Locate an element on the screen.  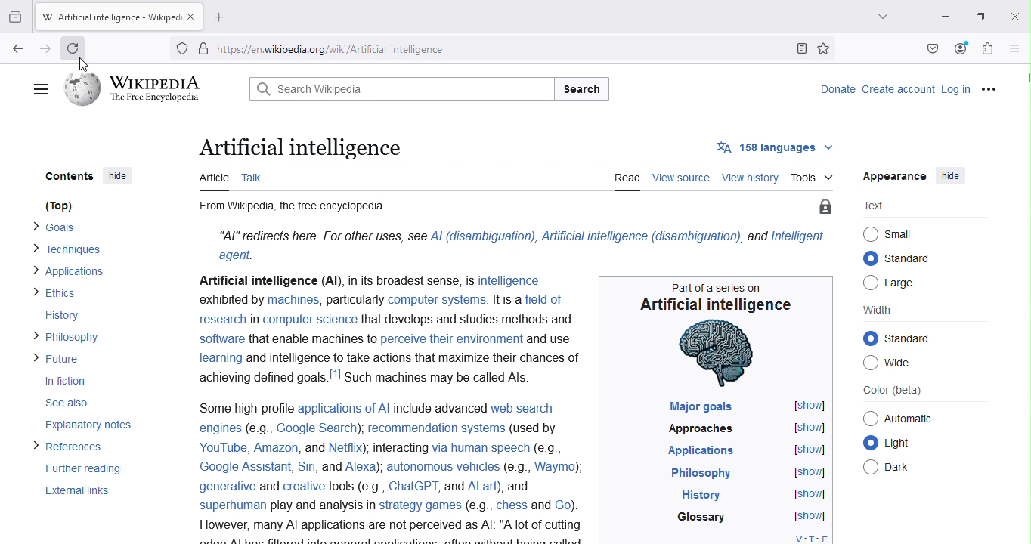
WIKIPEDIA The Free Encyclopedia is located at coordinates (158, 87).